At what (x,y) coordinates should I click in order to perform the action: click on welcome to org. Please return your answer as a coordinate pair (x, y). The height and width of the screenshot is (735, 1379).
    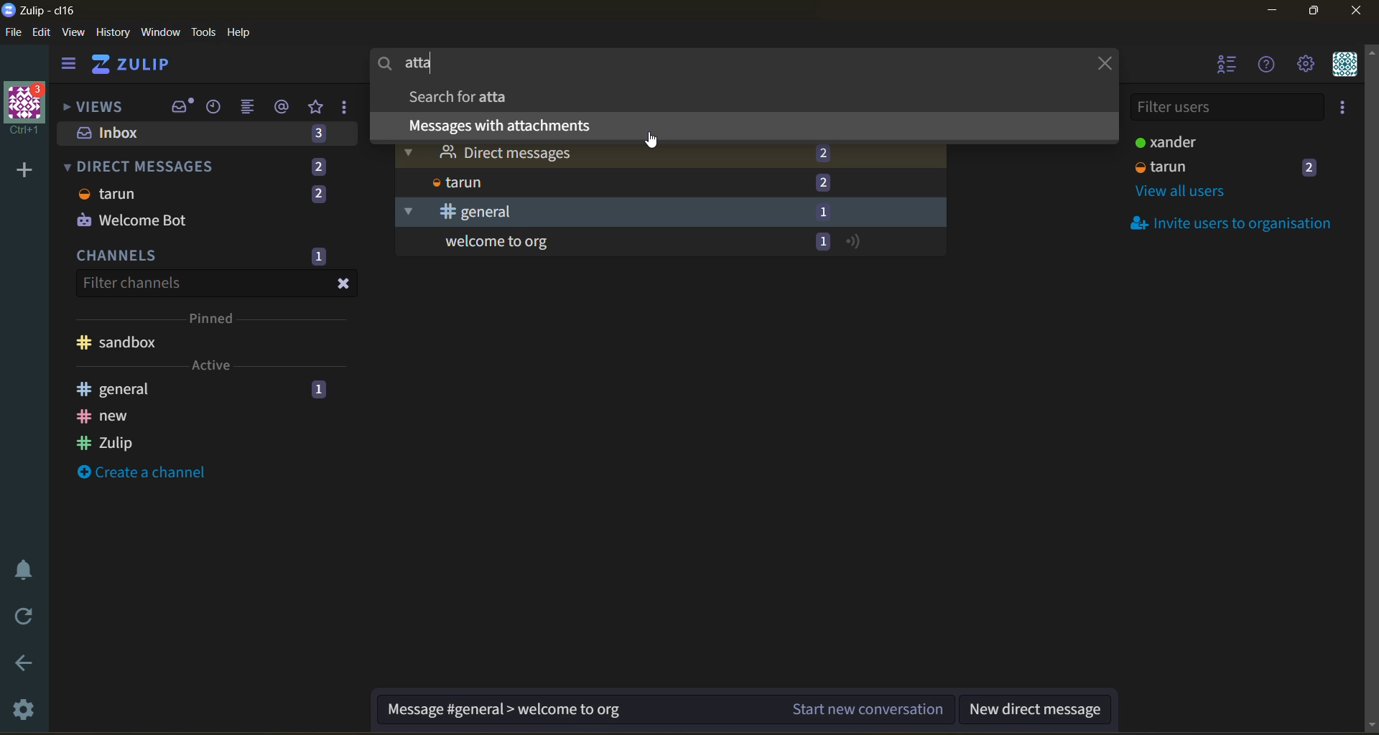
    Looking at the image, I should click on (493, 242).